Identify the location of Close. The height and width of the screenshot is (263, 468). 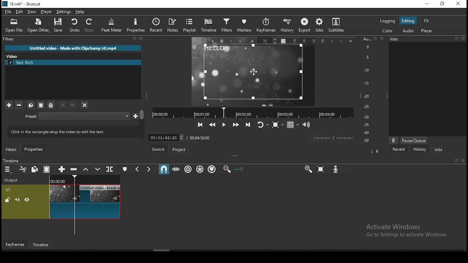
(463, 160).